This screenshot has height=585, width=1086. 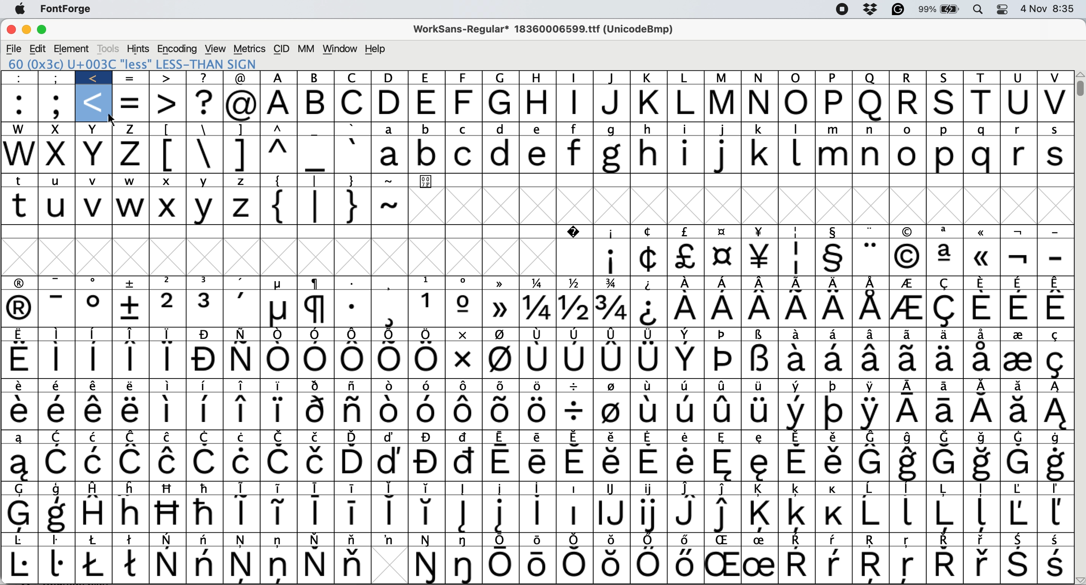 What do you see at coordinates (576, 103) in the screenshot?
I see `i` at bounding box center [576, 103].